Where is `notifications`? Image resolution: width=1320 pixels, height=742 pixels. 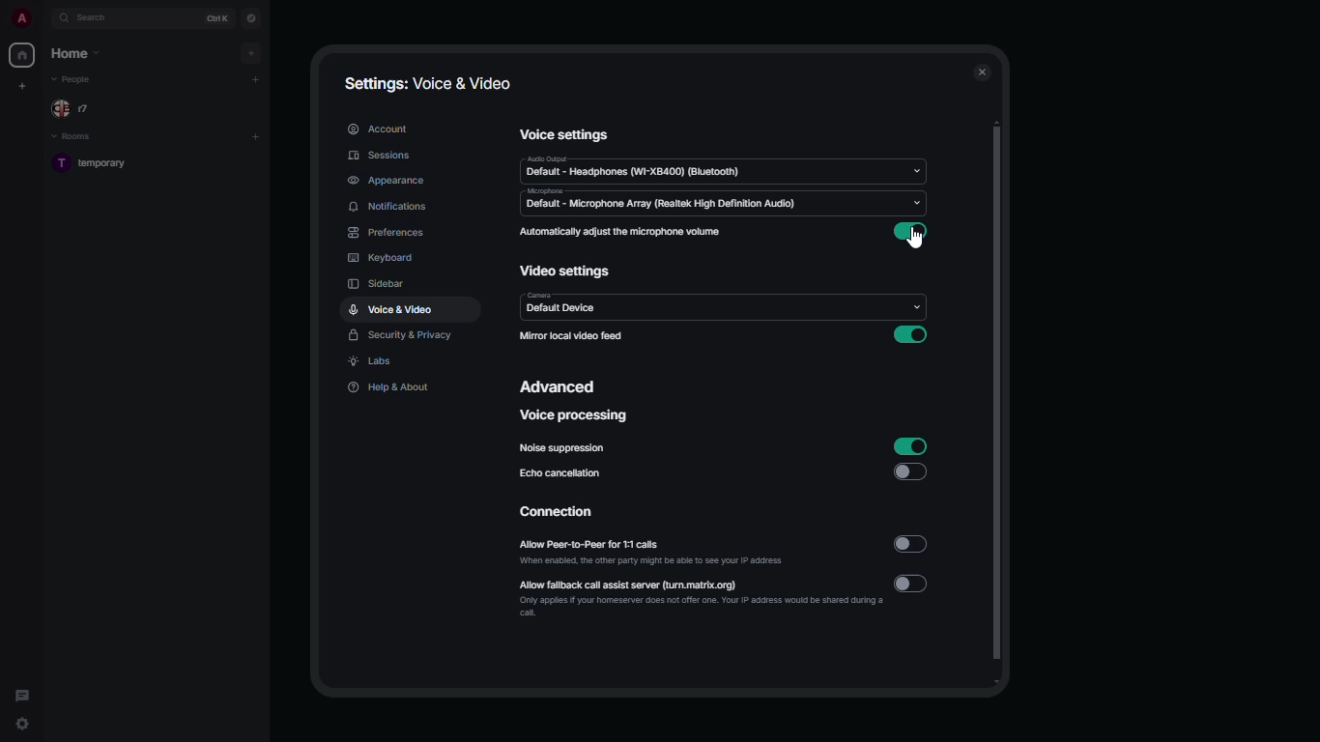 notifications is located at coordinates (390, 207).